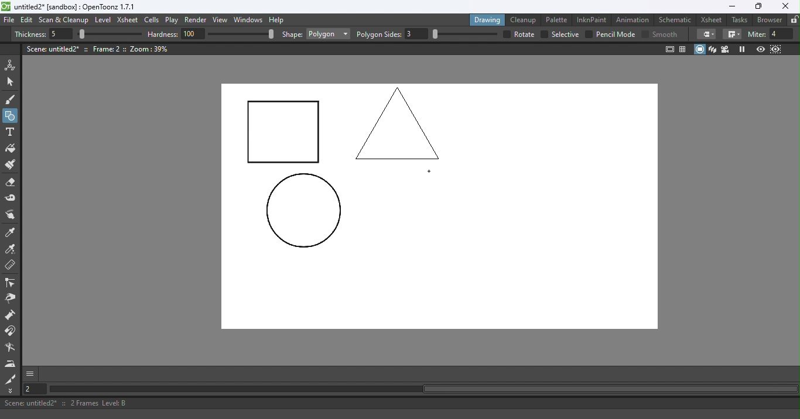  What do you see at coordinates (278, 19) in the screenshot?
I see `Help` at bounding box center [278, 19].